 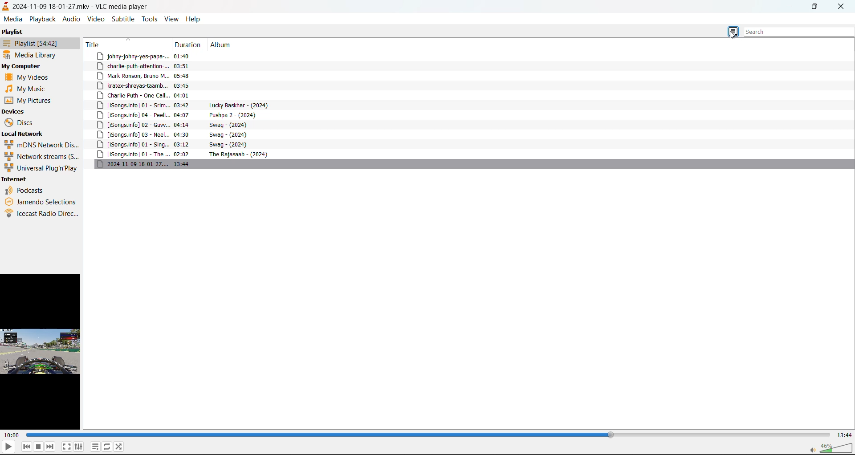 I want to click on stop, so click(x=38, y=446).